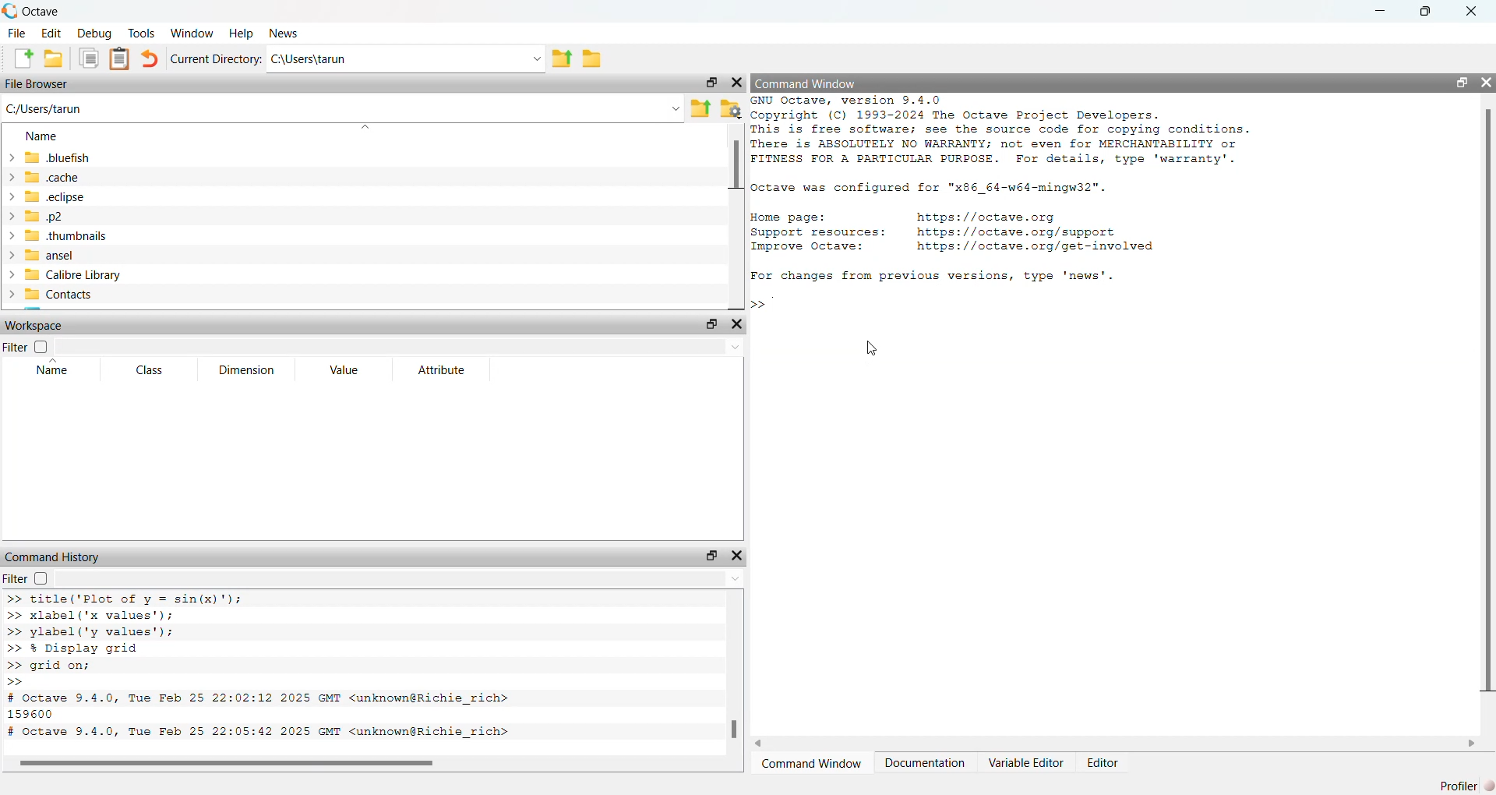 The height and width of the screenshot is (795, 1496). I want to click on C:/Users/tarun, so click(43, 108).